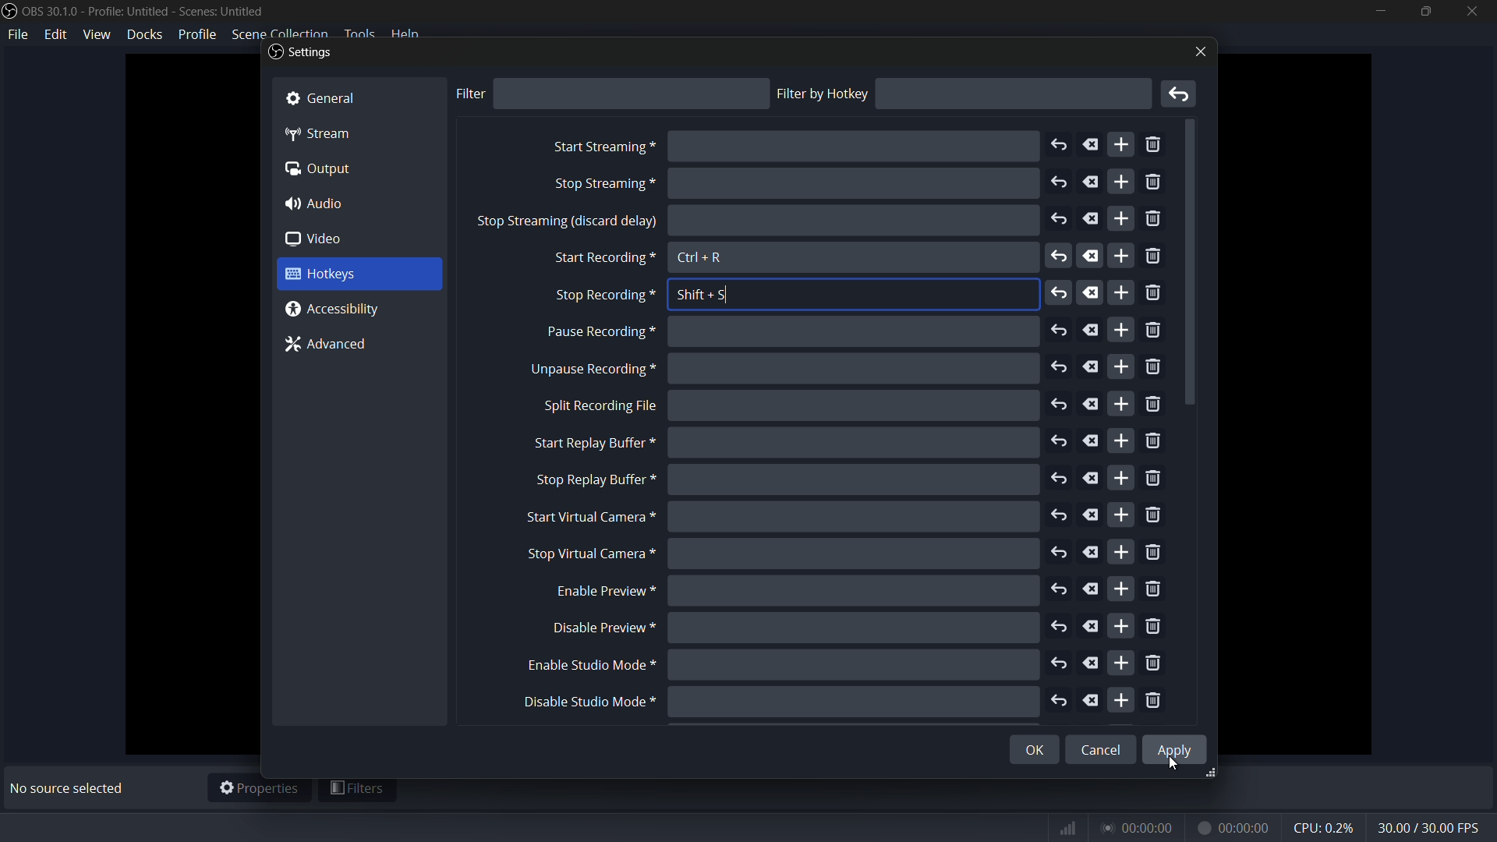 Image resolution: width=1497 pixels, height=842 pixels. I want to click on “4p Stream, so click(328, 133).